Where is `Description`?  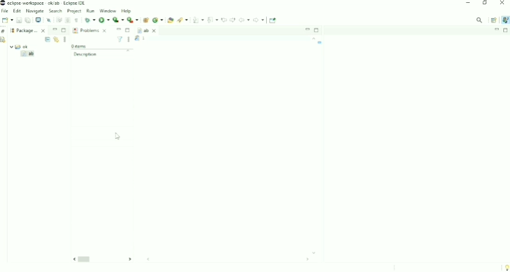 Description is located at coordinates (102, 53).